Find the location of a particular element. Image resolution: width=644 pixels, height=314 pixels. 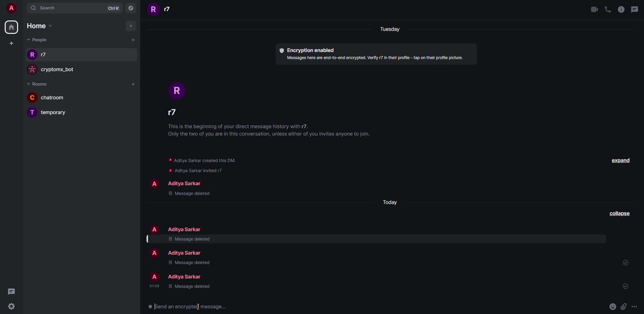

time is located at coordinates (154, 286).